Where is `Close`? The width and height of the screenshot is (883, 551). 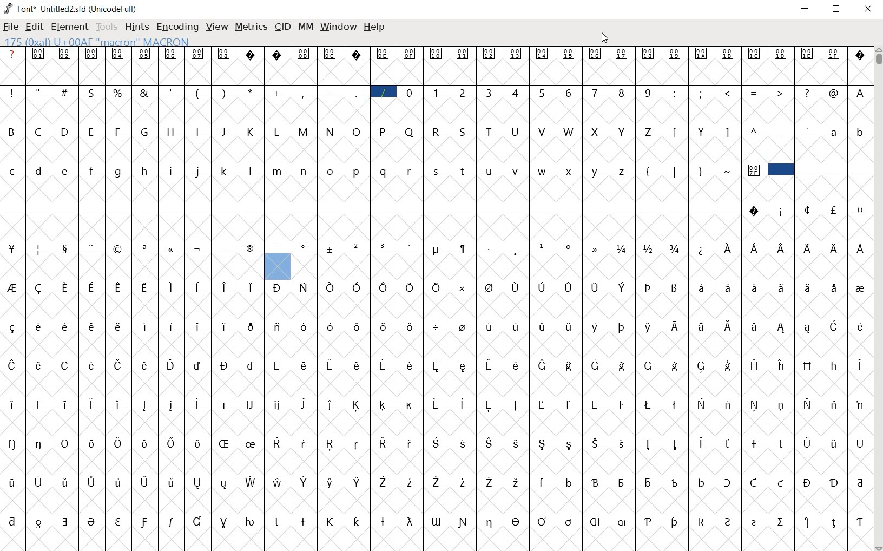 Close is located at coordinates (868, 9).